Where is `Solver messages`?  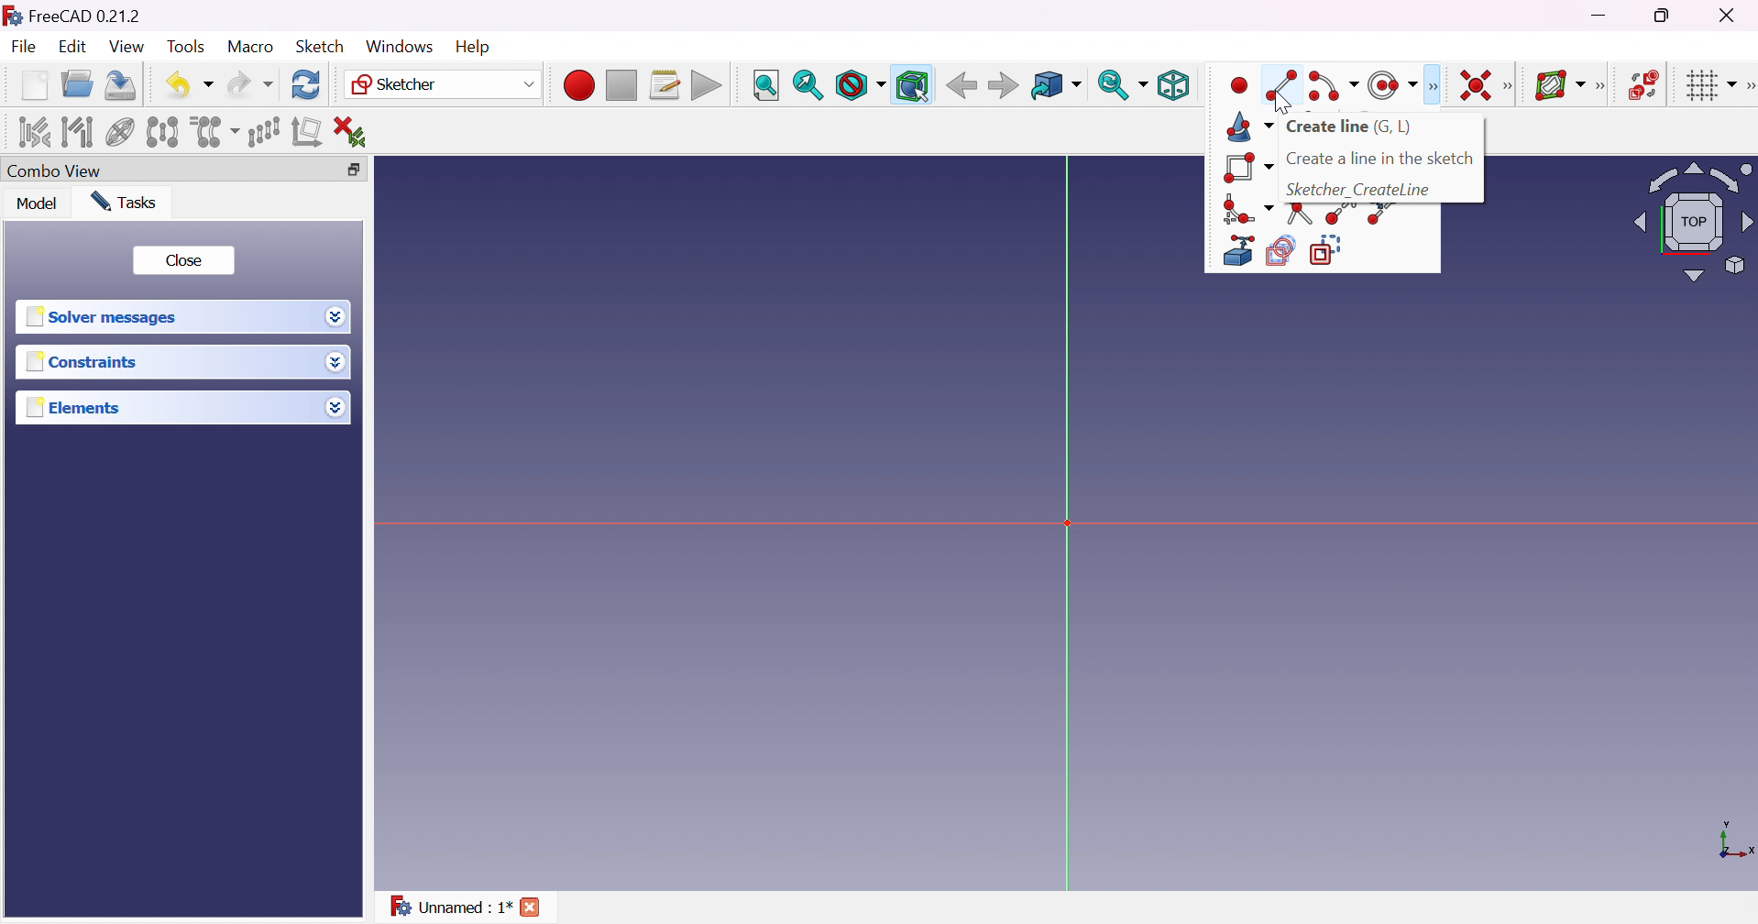 Solver messages is located at coordinates (107, 316).